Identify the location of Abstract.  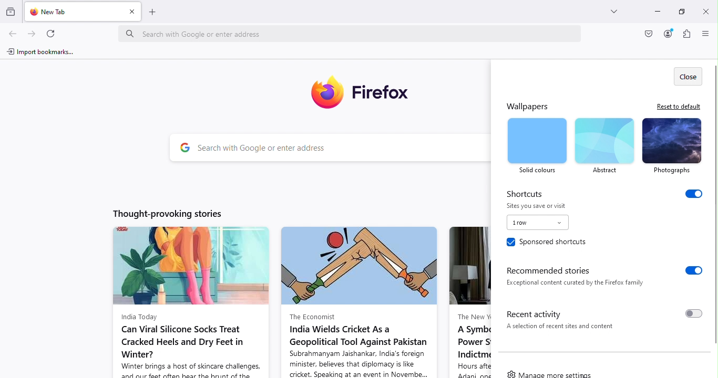
(603, 145).